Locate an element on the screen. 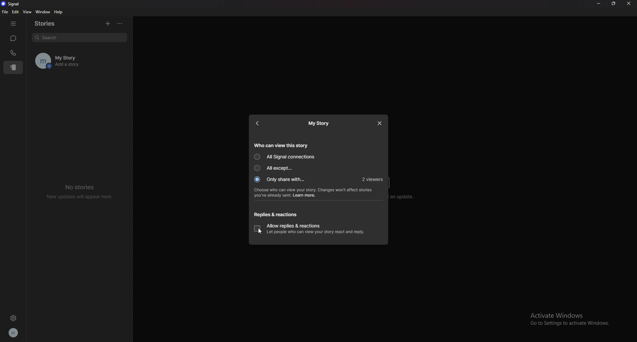  view is located at coordinates (27, 12).